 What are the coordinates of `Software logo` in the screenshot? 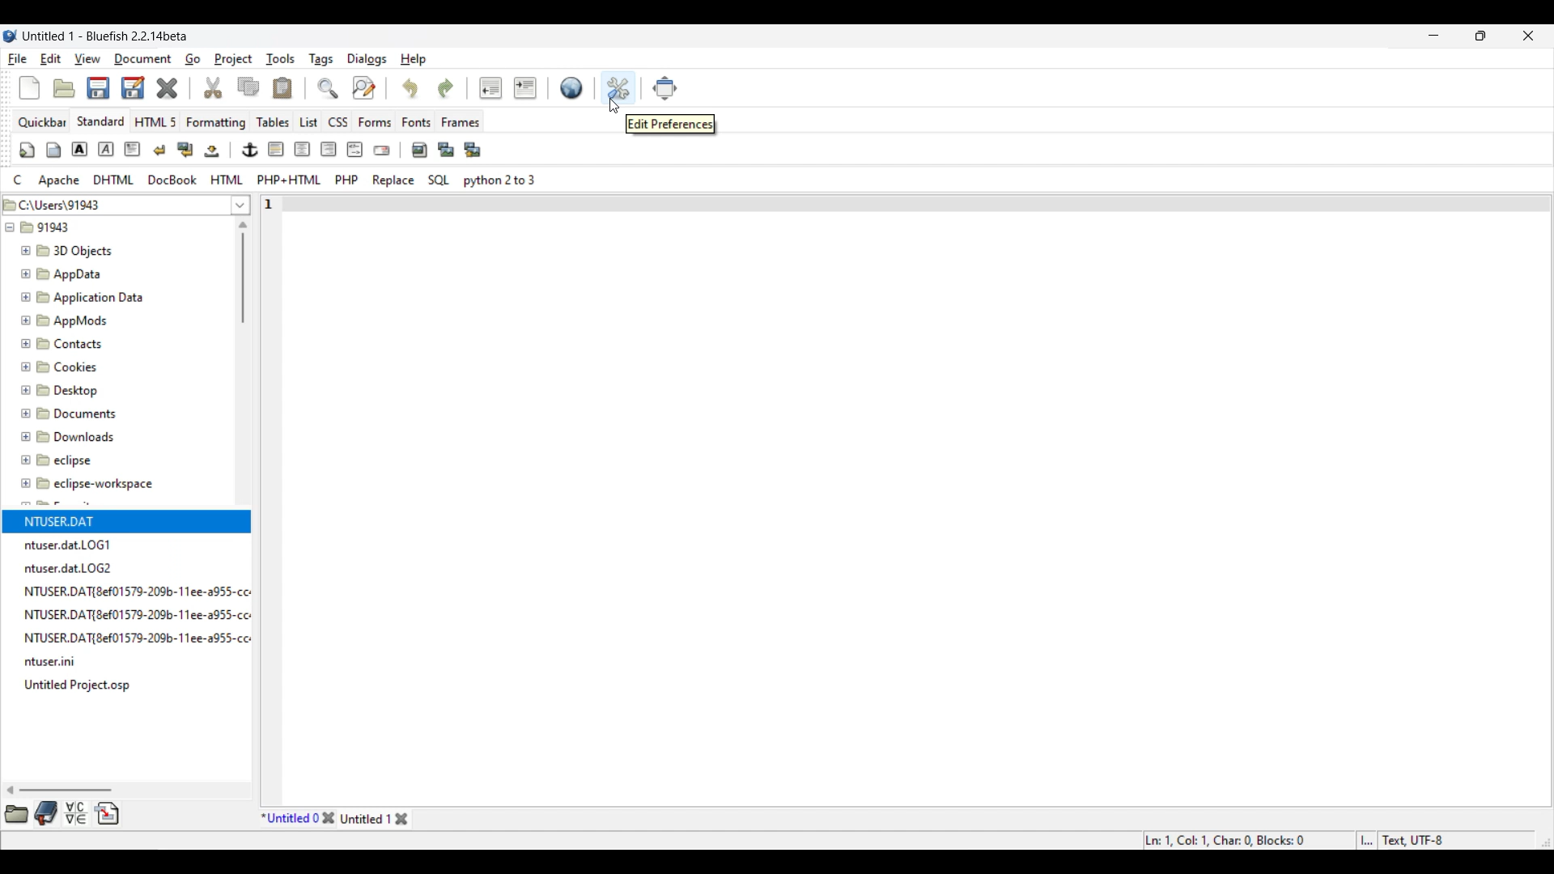 It's located at (11, 36).